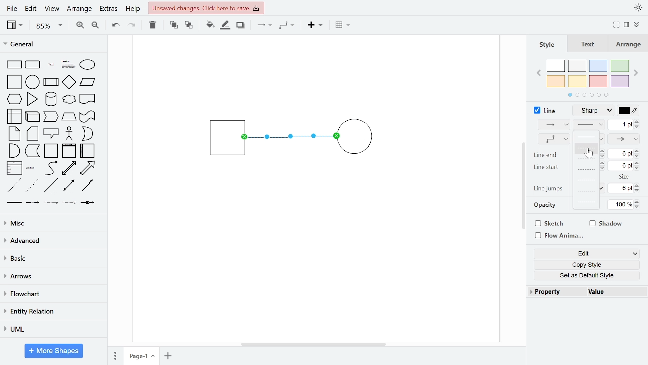  What do you see at coordinates (87, 185) in the screenshot?
I see `directional connector` at bounding box center [87, 185].